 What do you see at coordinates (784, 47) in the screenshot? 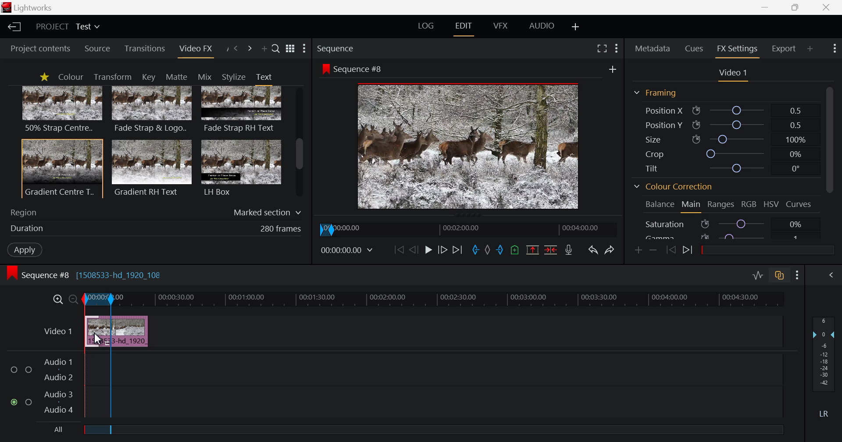
I see `Export` at bounding box center [784, 47].